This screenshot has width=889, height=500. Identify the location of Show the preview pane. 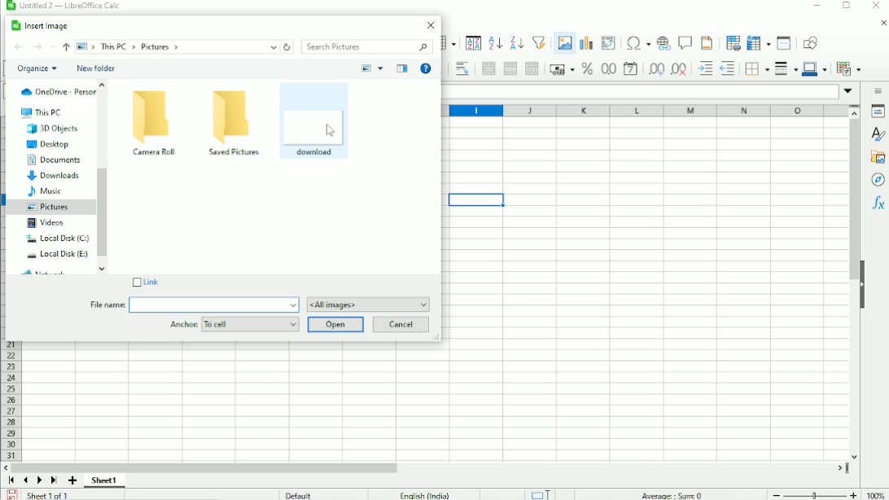
(402, 68).